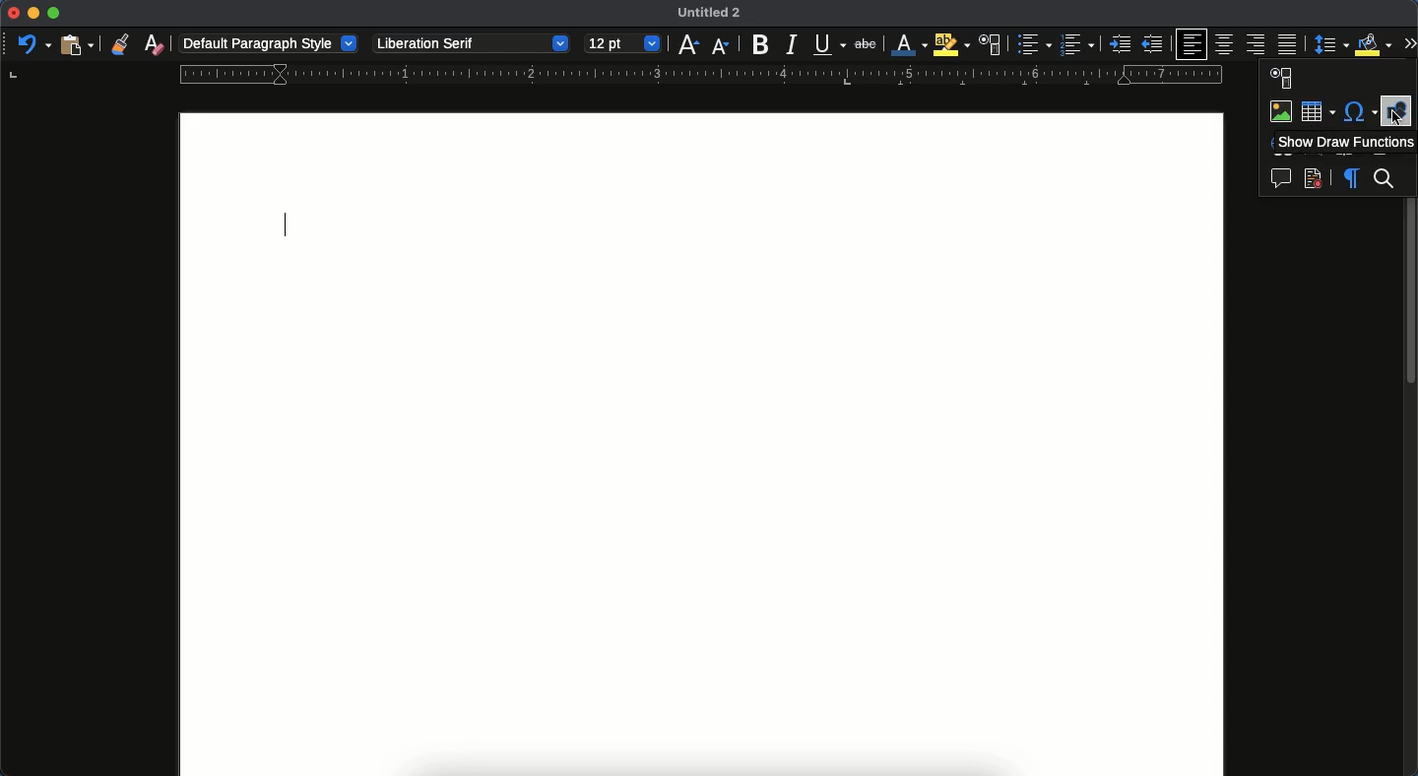 This screenshot has width=1418, height=776. Describe the element at coordinates (119, 44) in the screenshot. I see `clone formatting` at that location.